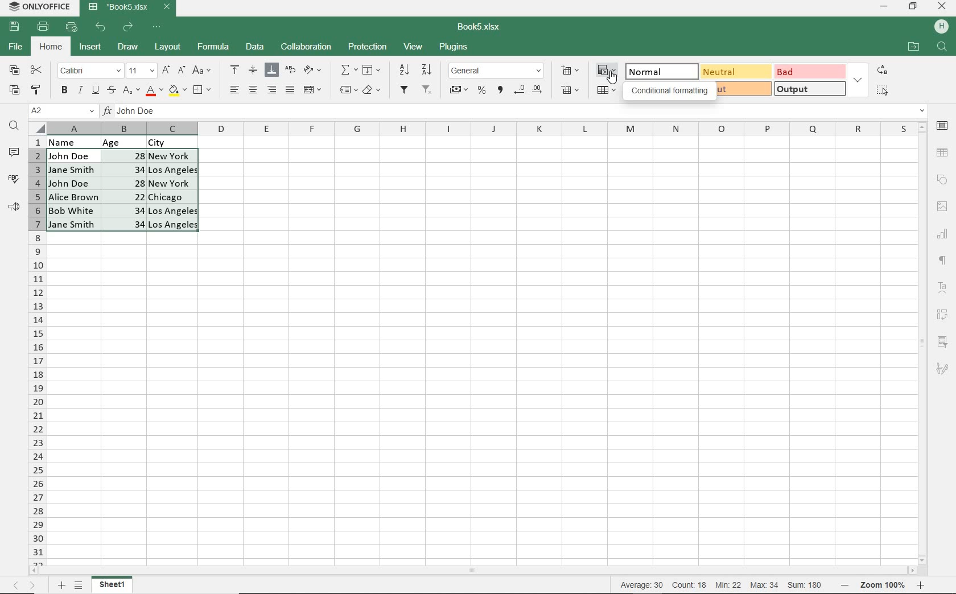 Image resolution: width=956 pixels, height=594 pixels. What do you see at coordinates (113, 585) in the screenshot?
I see `sheet 1` at bounding box center [113, 585].